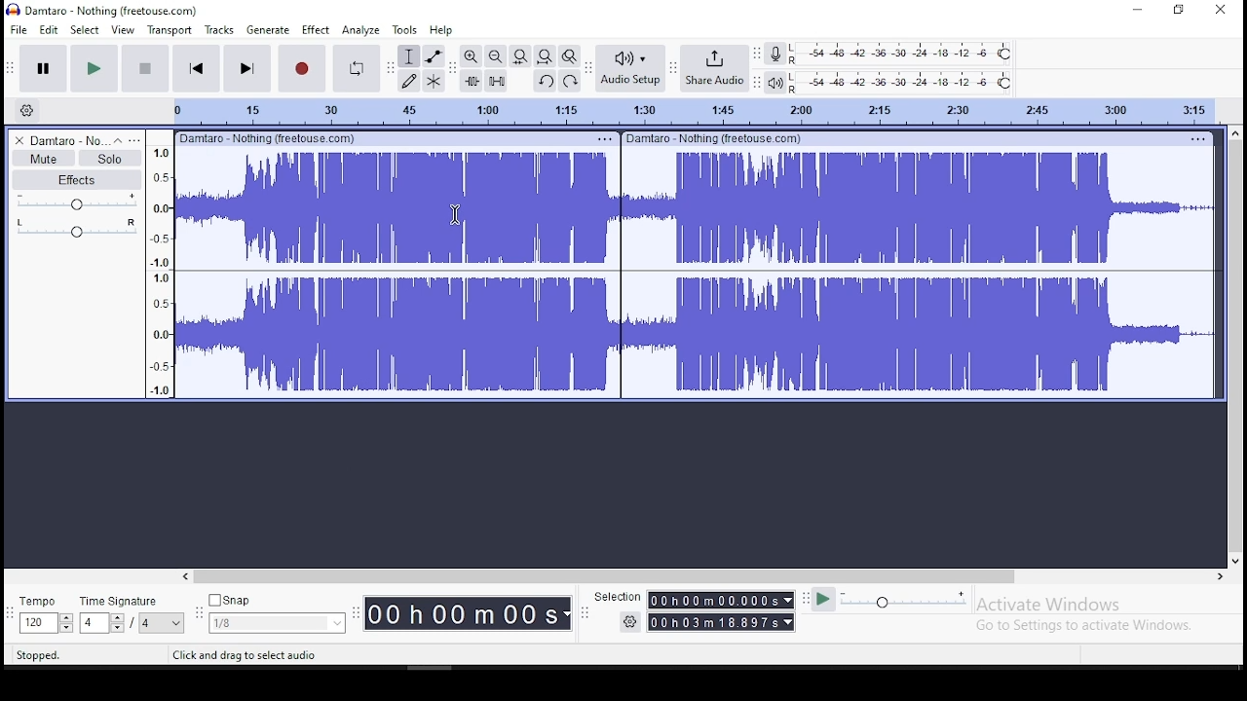  What do you see at coordinates (521, 55) in the screenshot?
I see `fit project to width` at bounding box center [521, 55].